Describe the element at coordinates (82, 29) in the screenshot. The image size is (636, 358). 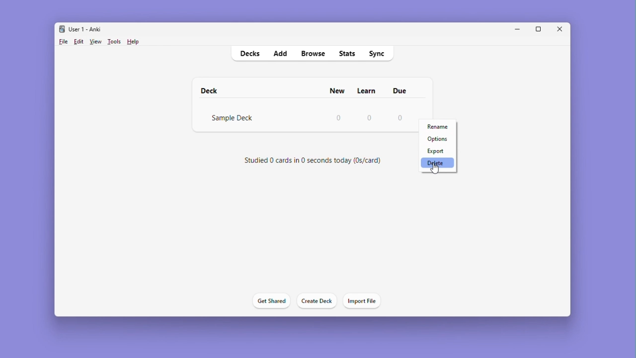
I see `User 1 - Anki` at that location.